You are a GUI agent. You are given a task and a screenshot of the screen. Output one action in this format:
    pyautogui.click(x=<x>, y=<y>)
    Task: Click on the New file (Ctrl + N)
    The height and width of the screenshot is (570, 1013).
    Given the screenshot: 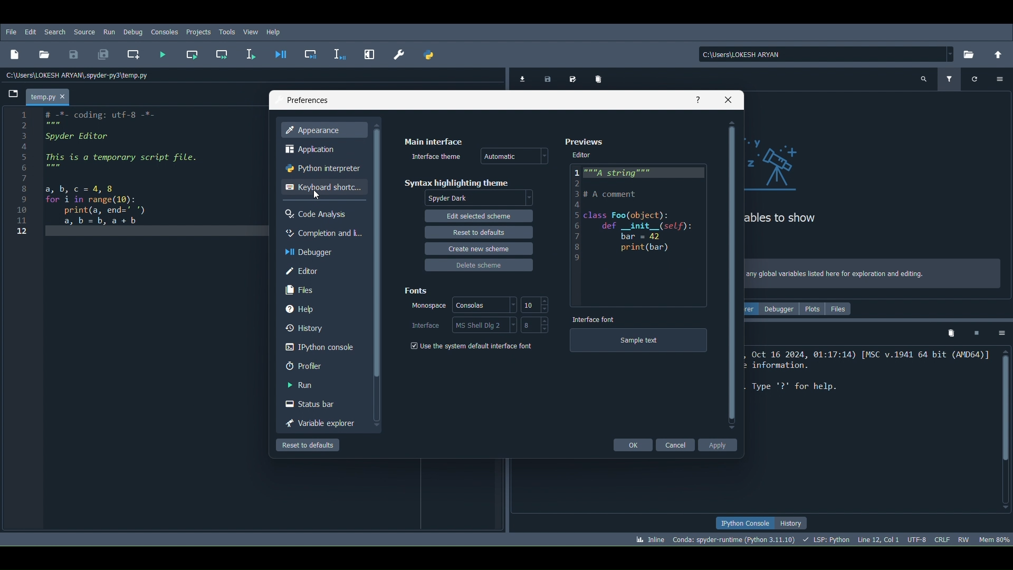 What is the action you would take?
    pyautogui.click(x=14, y=53)
    